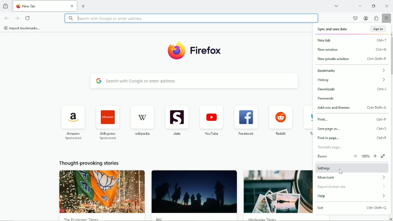  Describe the element at coordinates (352, 139) in the screenshot. I see `find in page` at that location.